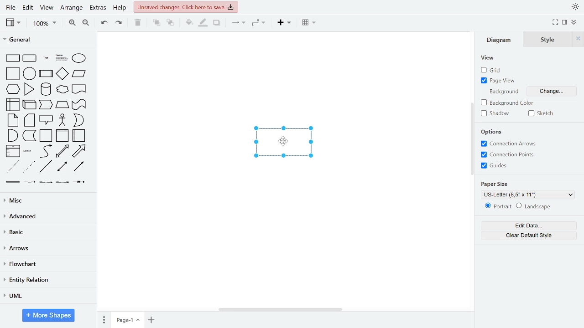 The image size is (584, 328). I want to click on landscape, so click(535, 207).